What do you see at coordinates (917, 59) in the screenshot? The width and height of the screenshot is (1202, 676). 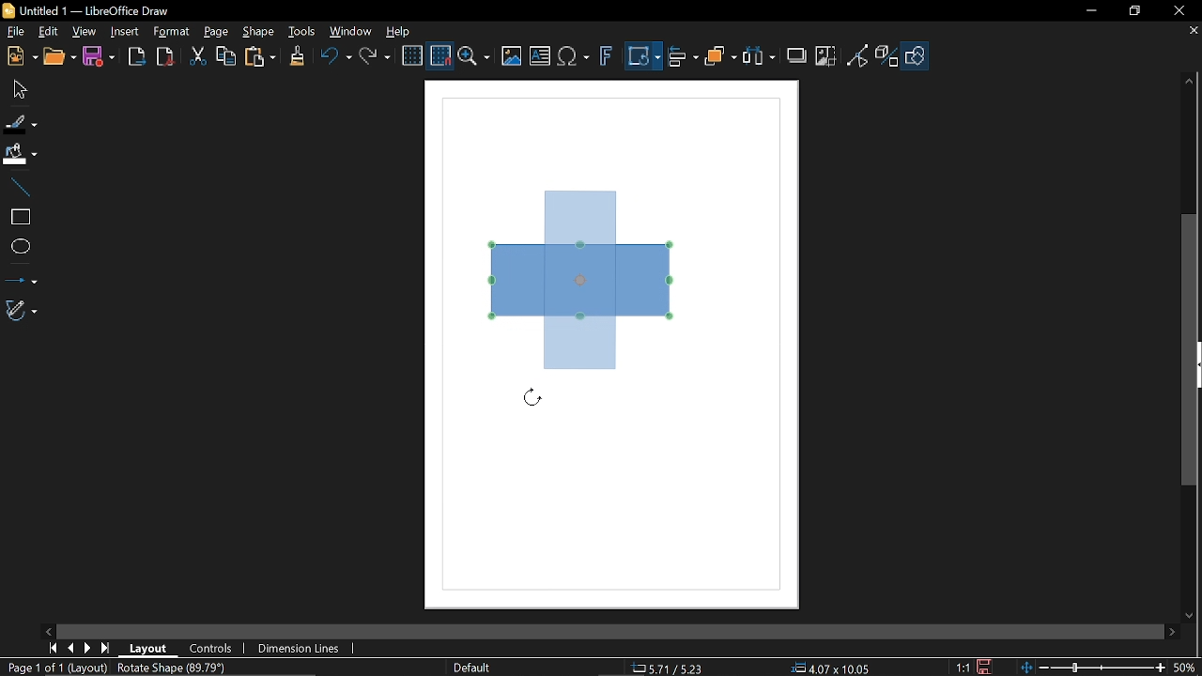 I see `Shape` at bounding box center [917, 59].